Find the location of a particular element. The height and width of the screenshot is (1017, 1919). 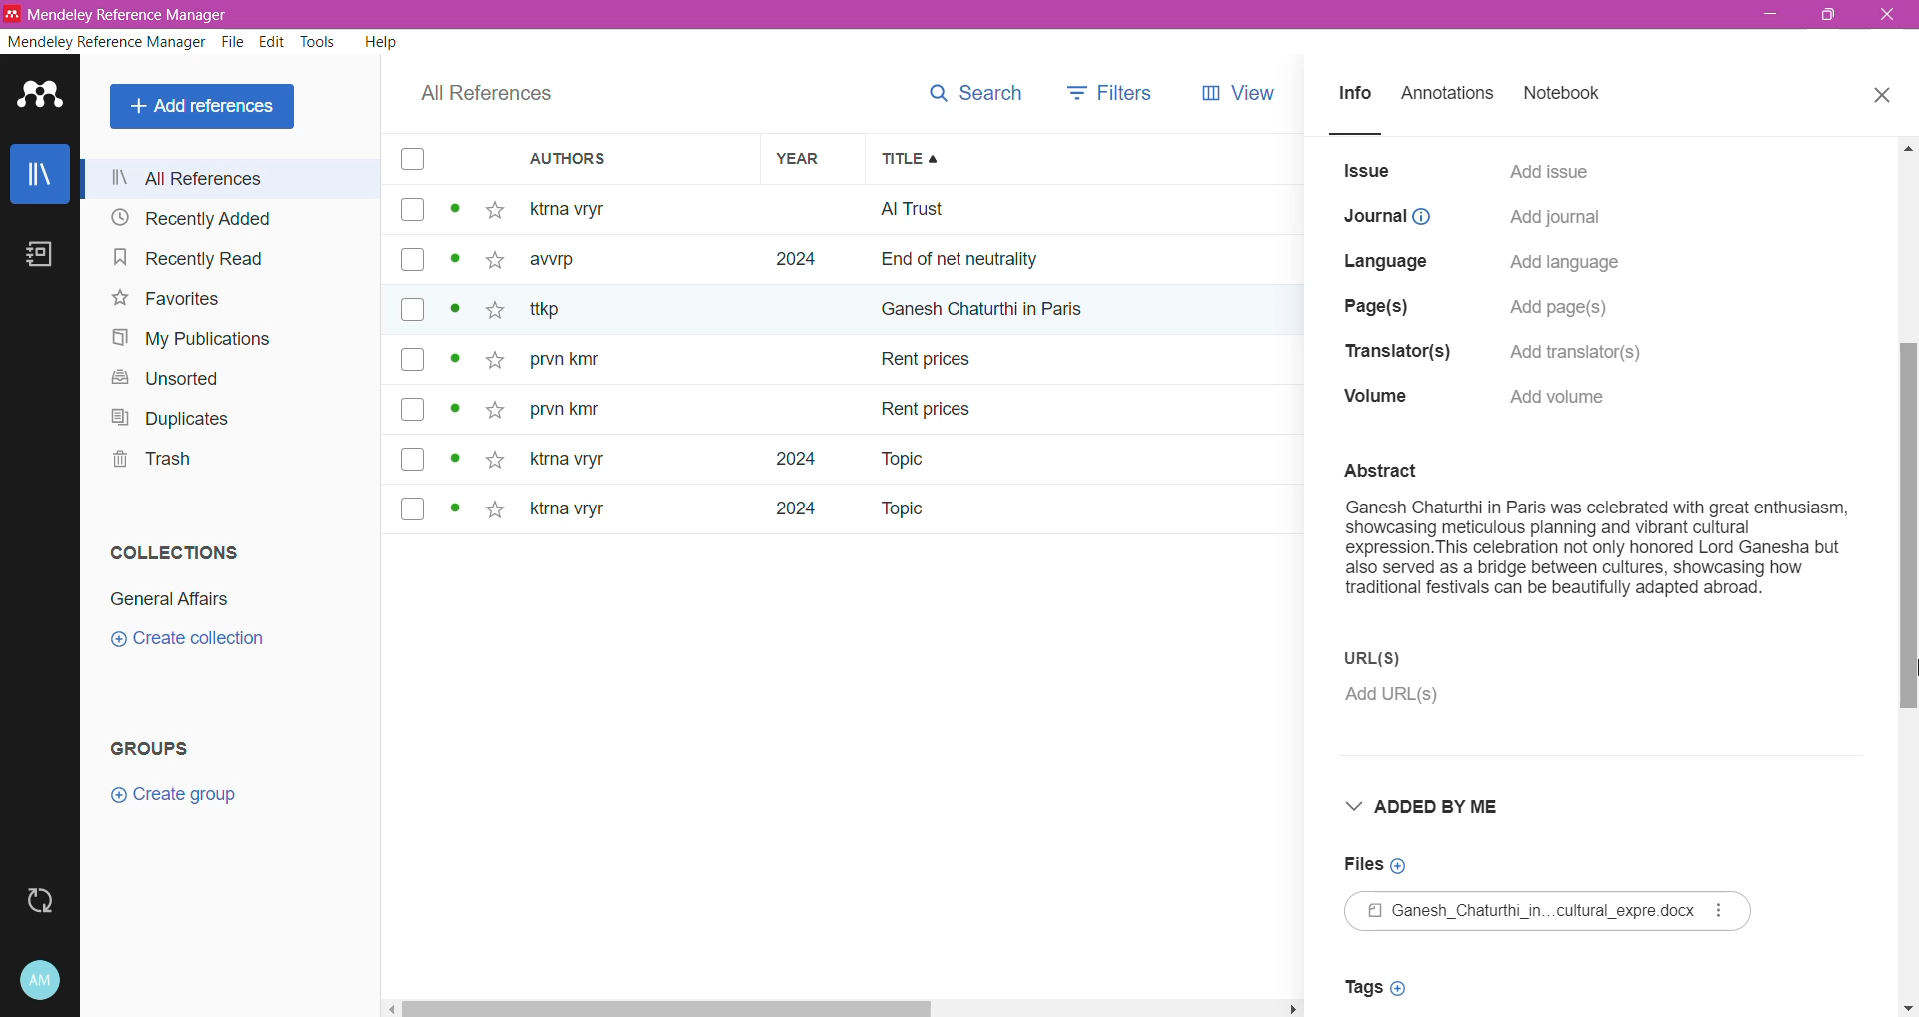

Unsorted is located at coordinates (160, 377).